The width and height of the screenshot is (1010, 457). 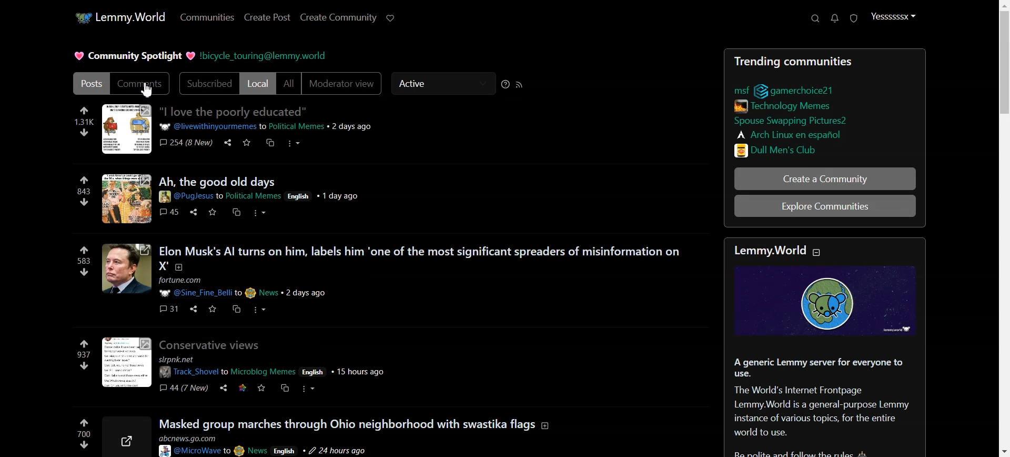 I want to click on Cursor, so click(x=148, y=90).